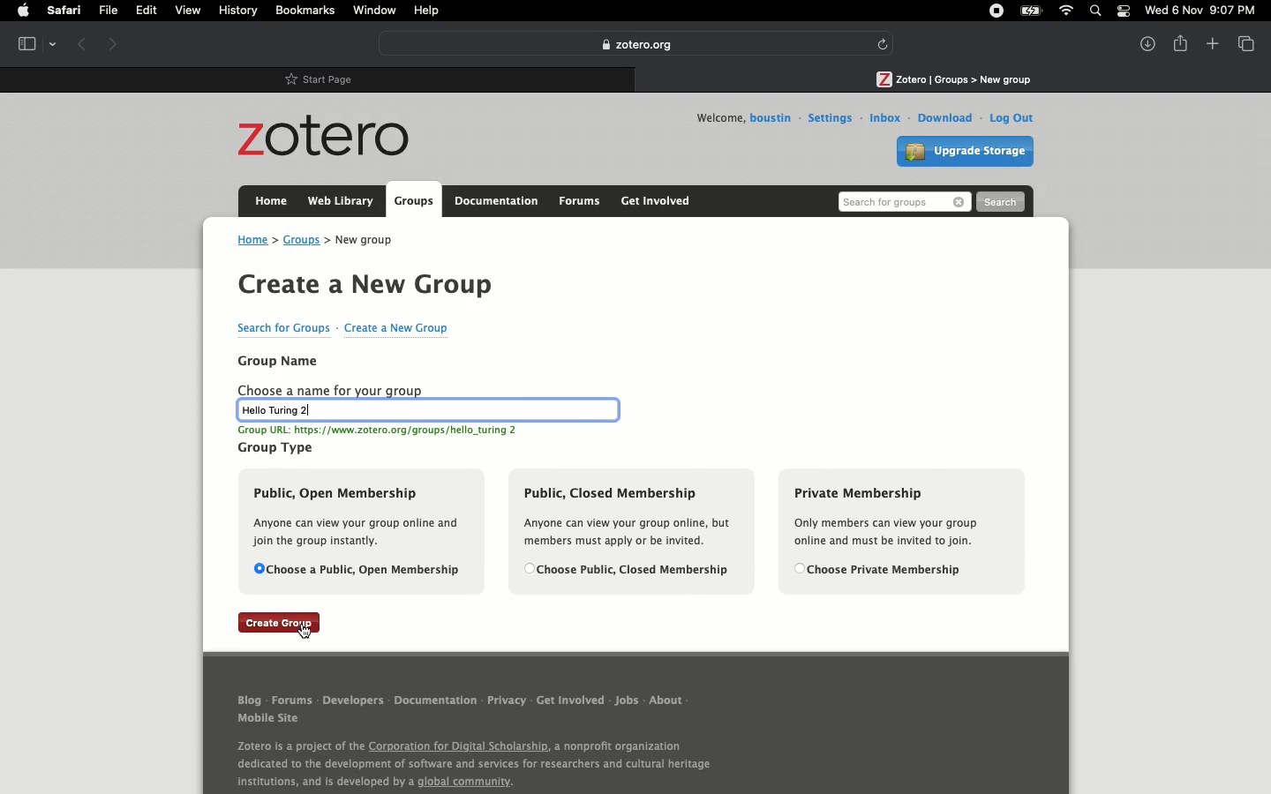 The image size is (1271, 794). I want to click on Forums, so click(579, 199).